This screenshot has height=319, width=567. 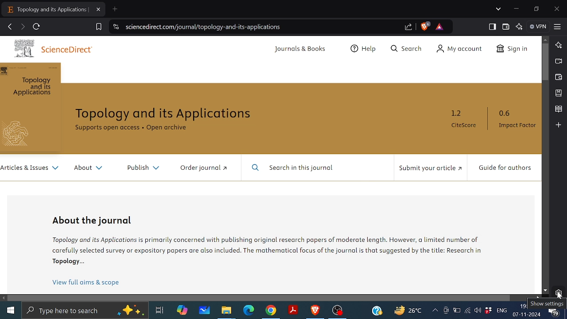 What do you see at coordinates (405, 311) in the screenshot?
I see `26° C` at bounding box center [405, 311].